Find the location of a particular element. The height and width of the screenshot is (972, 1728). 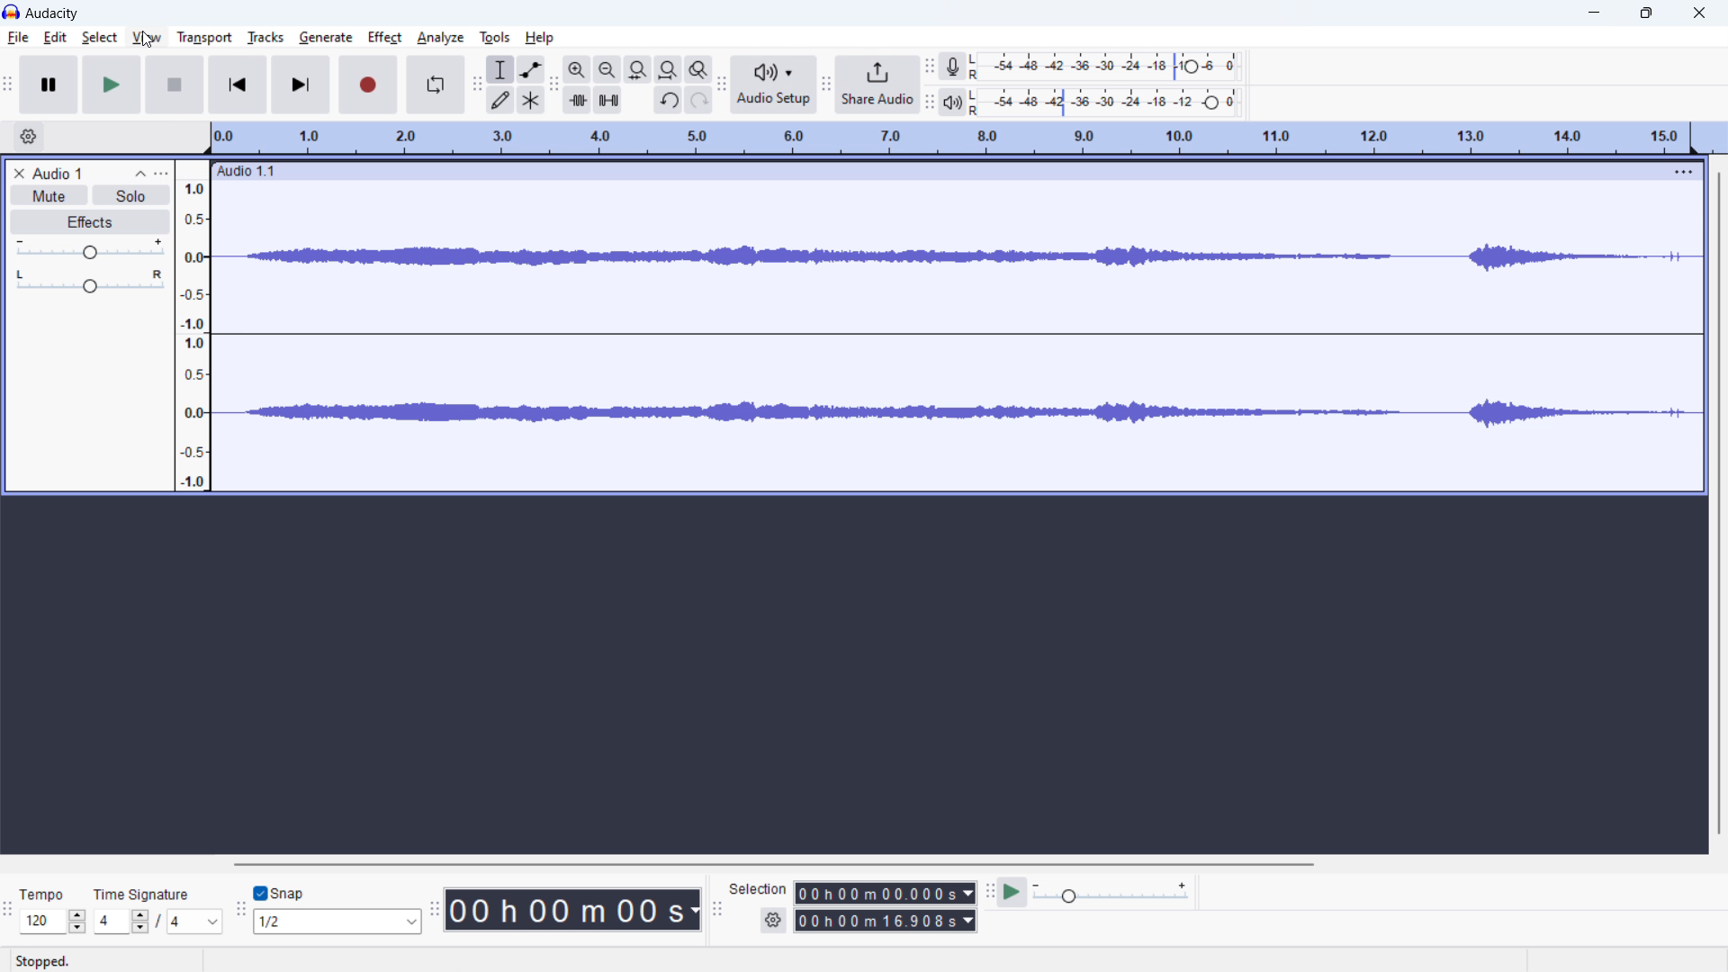

mute is located at coordinates (49, 195).